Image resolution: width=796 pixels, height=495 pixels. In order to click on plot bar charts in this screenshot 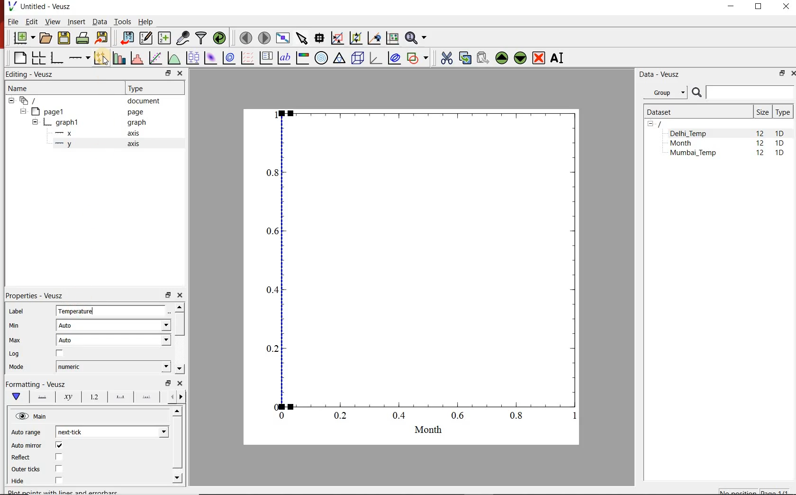, I will do `click(118, 58)`.